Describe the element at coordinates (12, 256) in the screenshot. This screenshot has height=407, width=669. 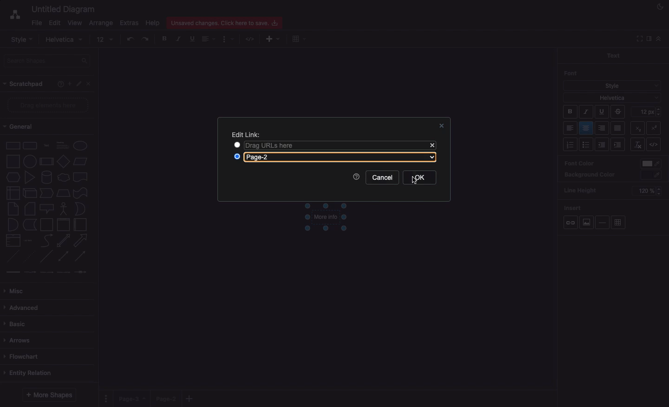
I see `dashed line` at that location.